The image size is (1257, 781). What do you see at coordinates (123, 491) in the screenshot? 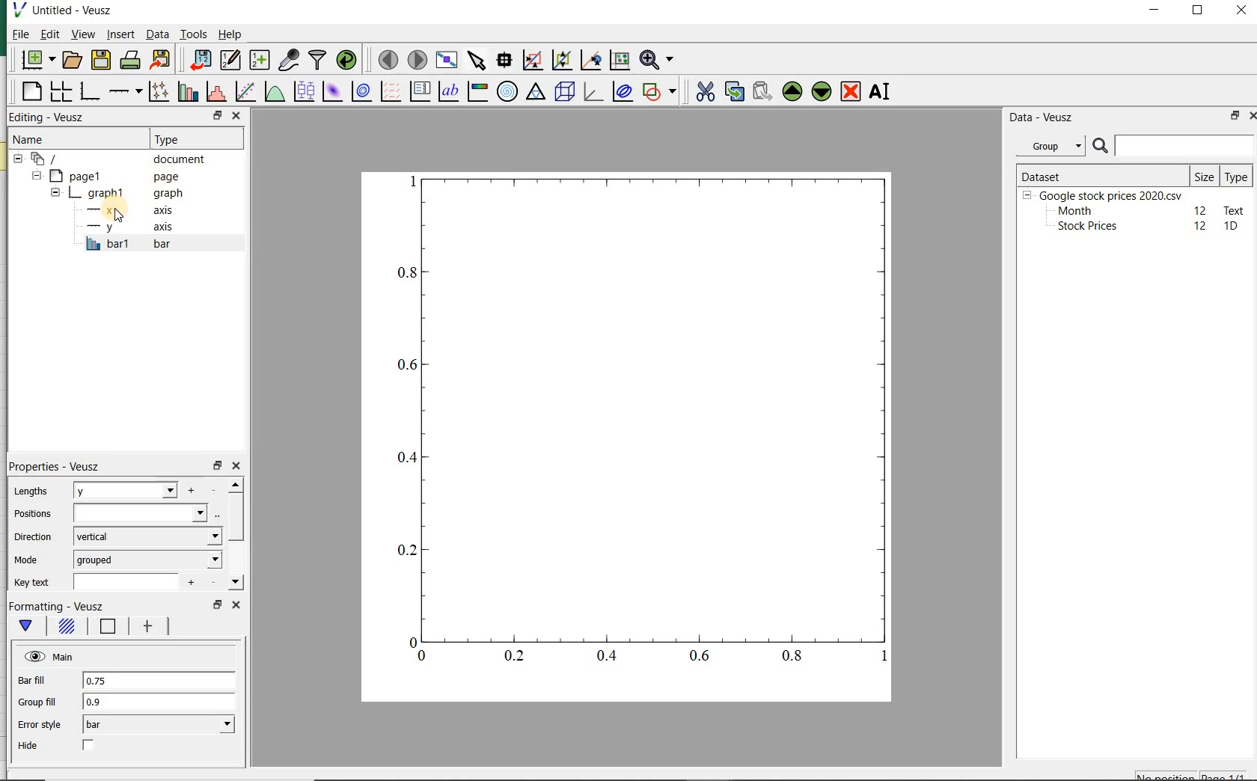
I see `y` at bounding box center [123, 491].